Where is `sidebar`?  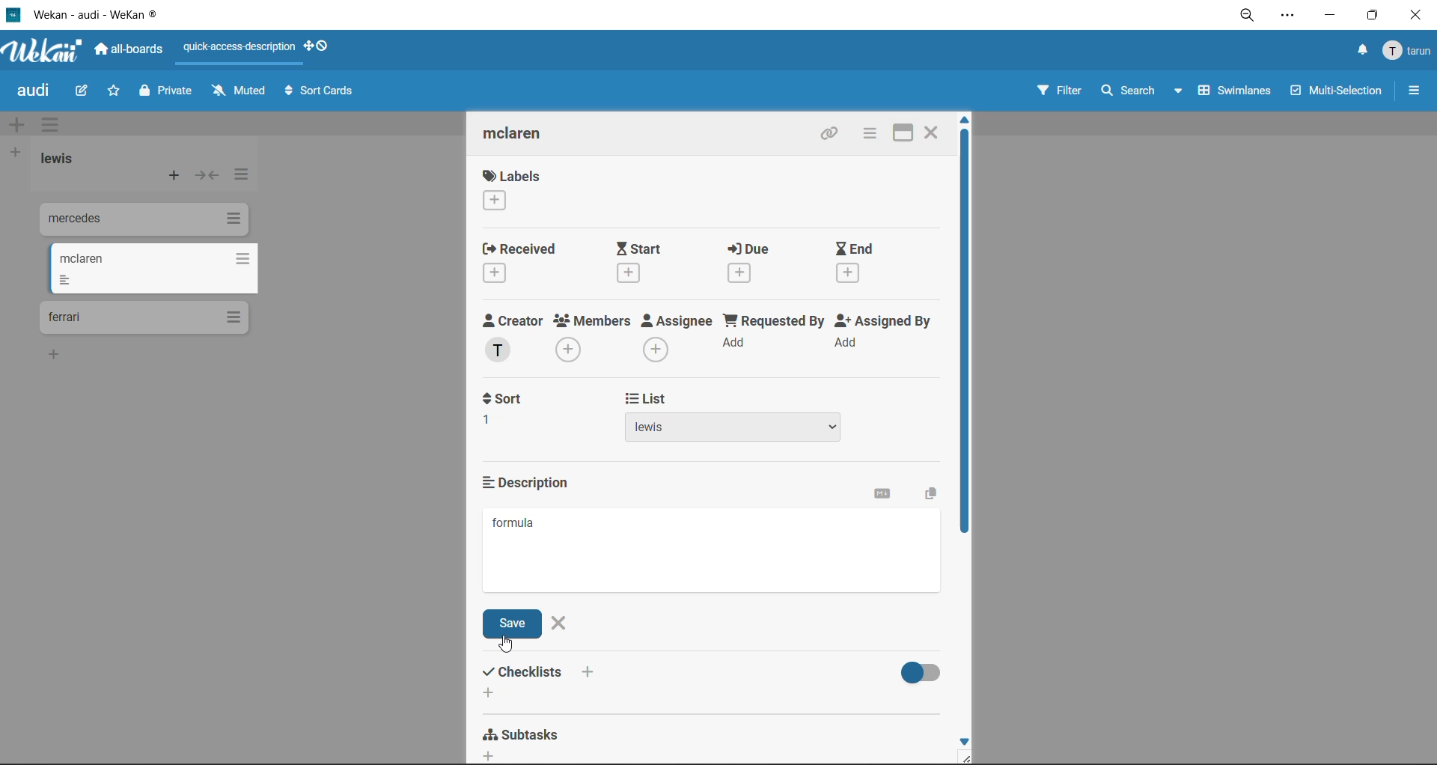 sidebar is located at coordinates (1414, 91).